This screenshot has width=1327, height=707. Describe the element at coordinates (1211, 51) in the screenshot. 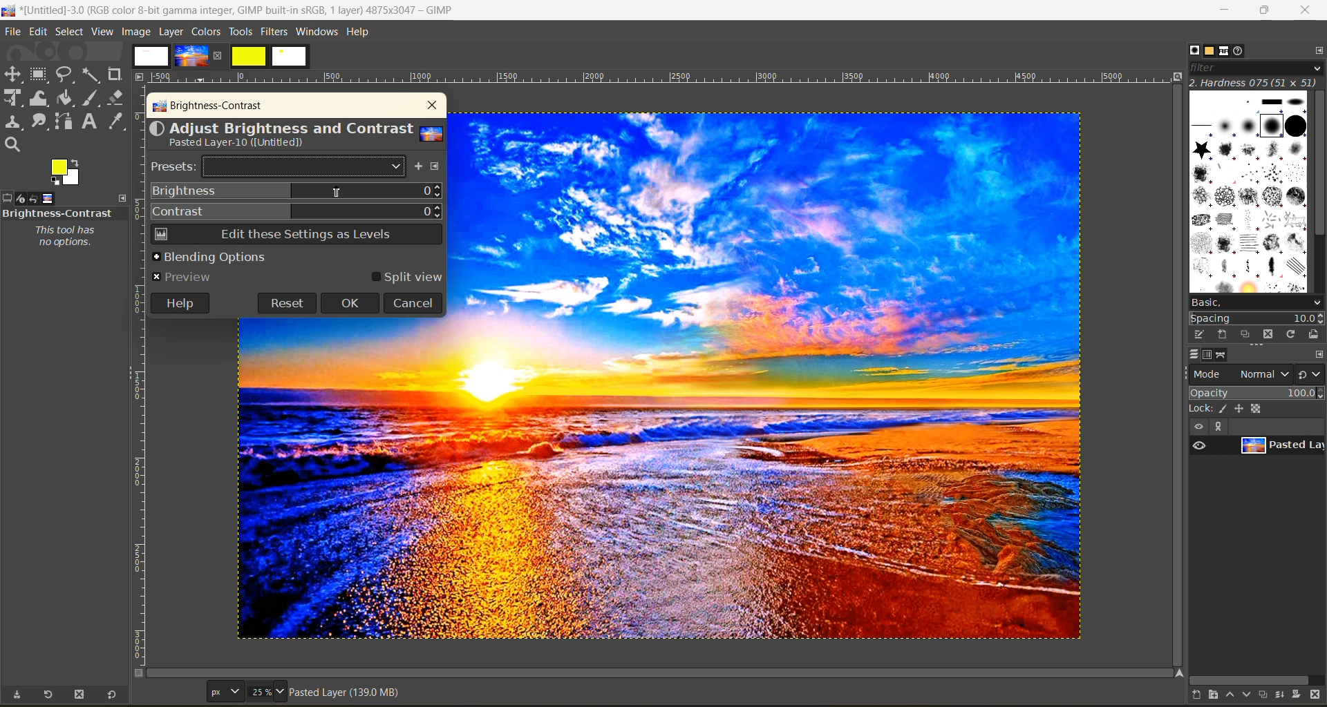

I see `patterns` at that location.